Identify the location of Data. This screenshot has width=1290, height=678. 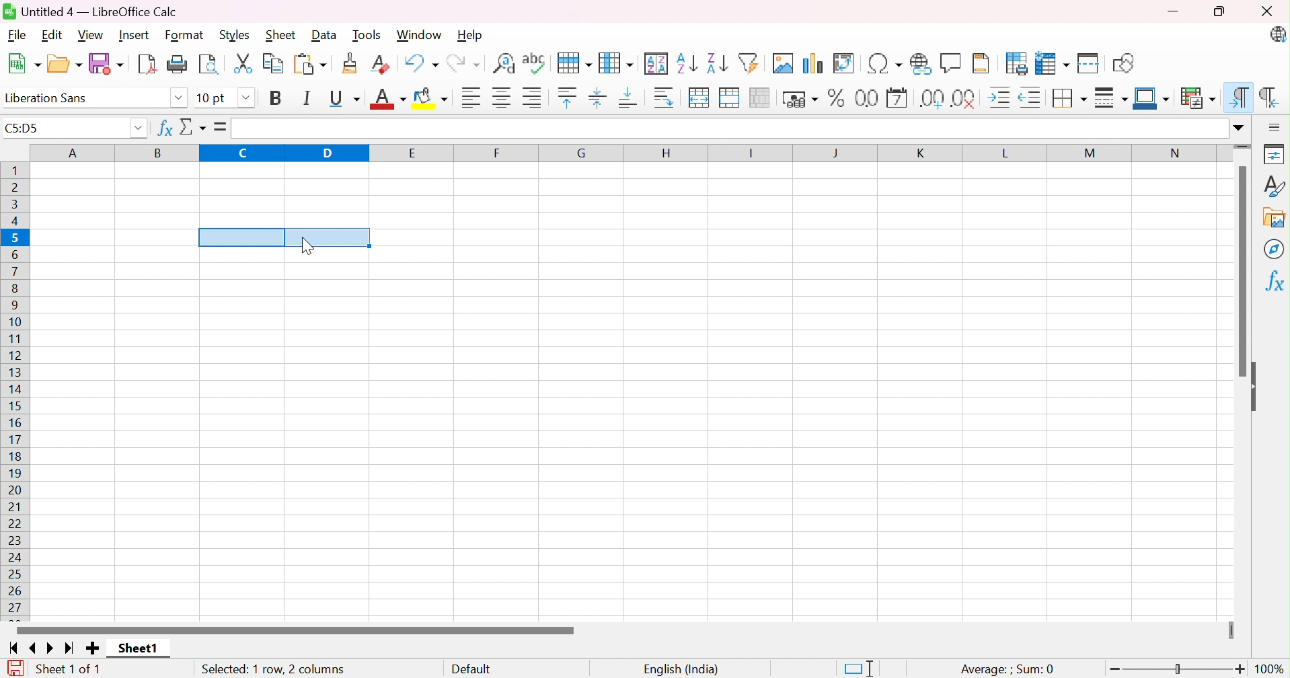
(326, 34).